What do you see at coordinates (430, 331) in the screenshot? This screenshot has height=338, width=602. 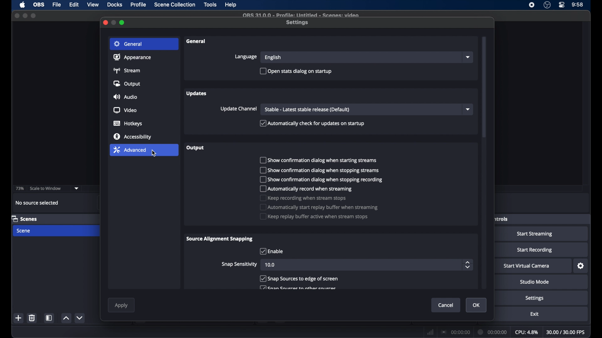 I see `network` at bounding box center [430, 331].